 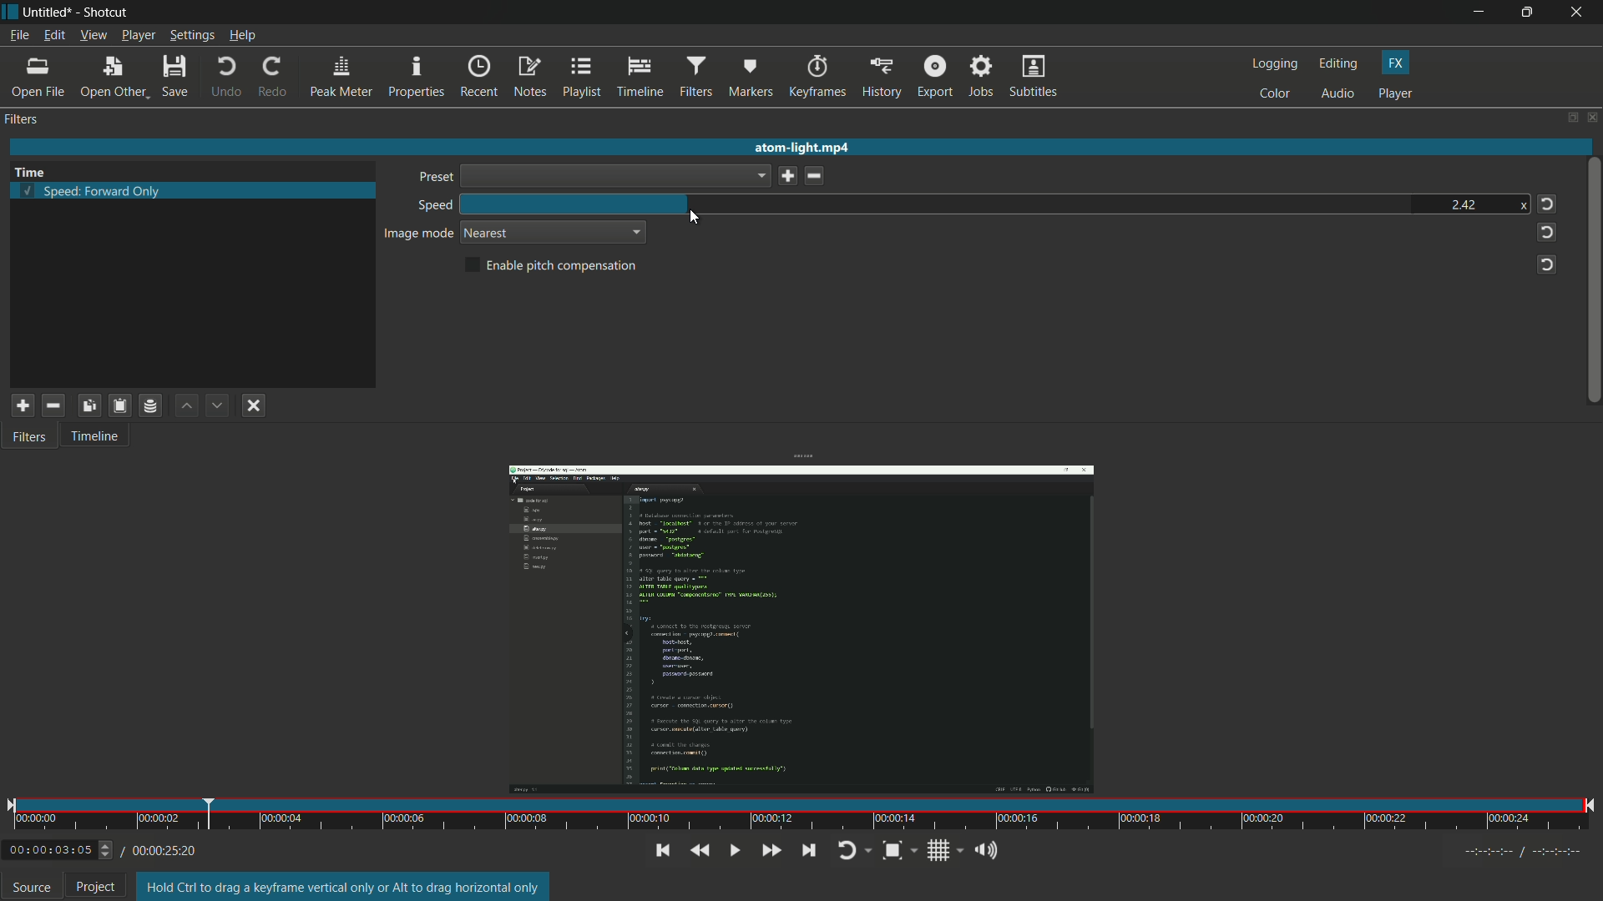 What do you see at coordinates (53, 35) in the screenshot?
I see `edit menu` at bounding box center [53, 35].